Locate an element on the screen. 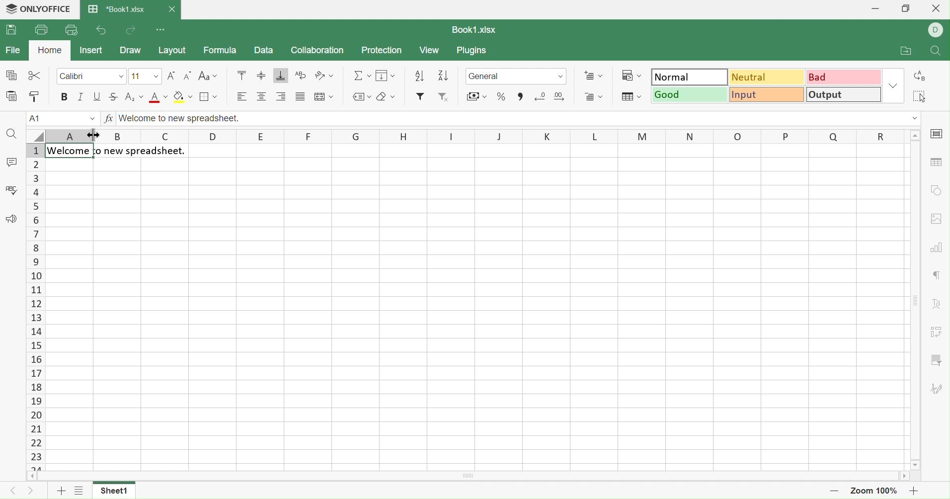 Image resolution: width=950 pixels, height=499 pixels. Align is located at coordinates (261, 97).